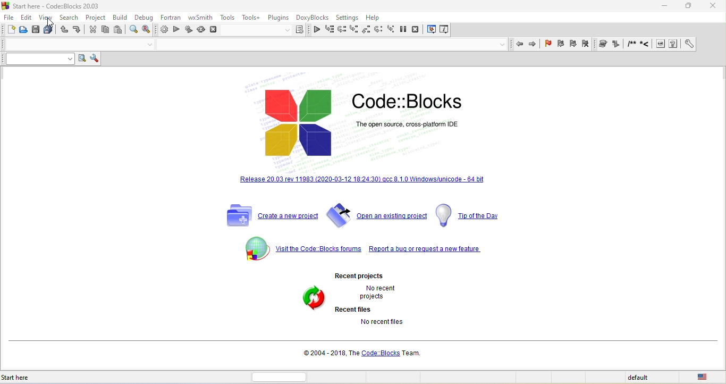  I want to click on extract documentation, so click(618, 45).